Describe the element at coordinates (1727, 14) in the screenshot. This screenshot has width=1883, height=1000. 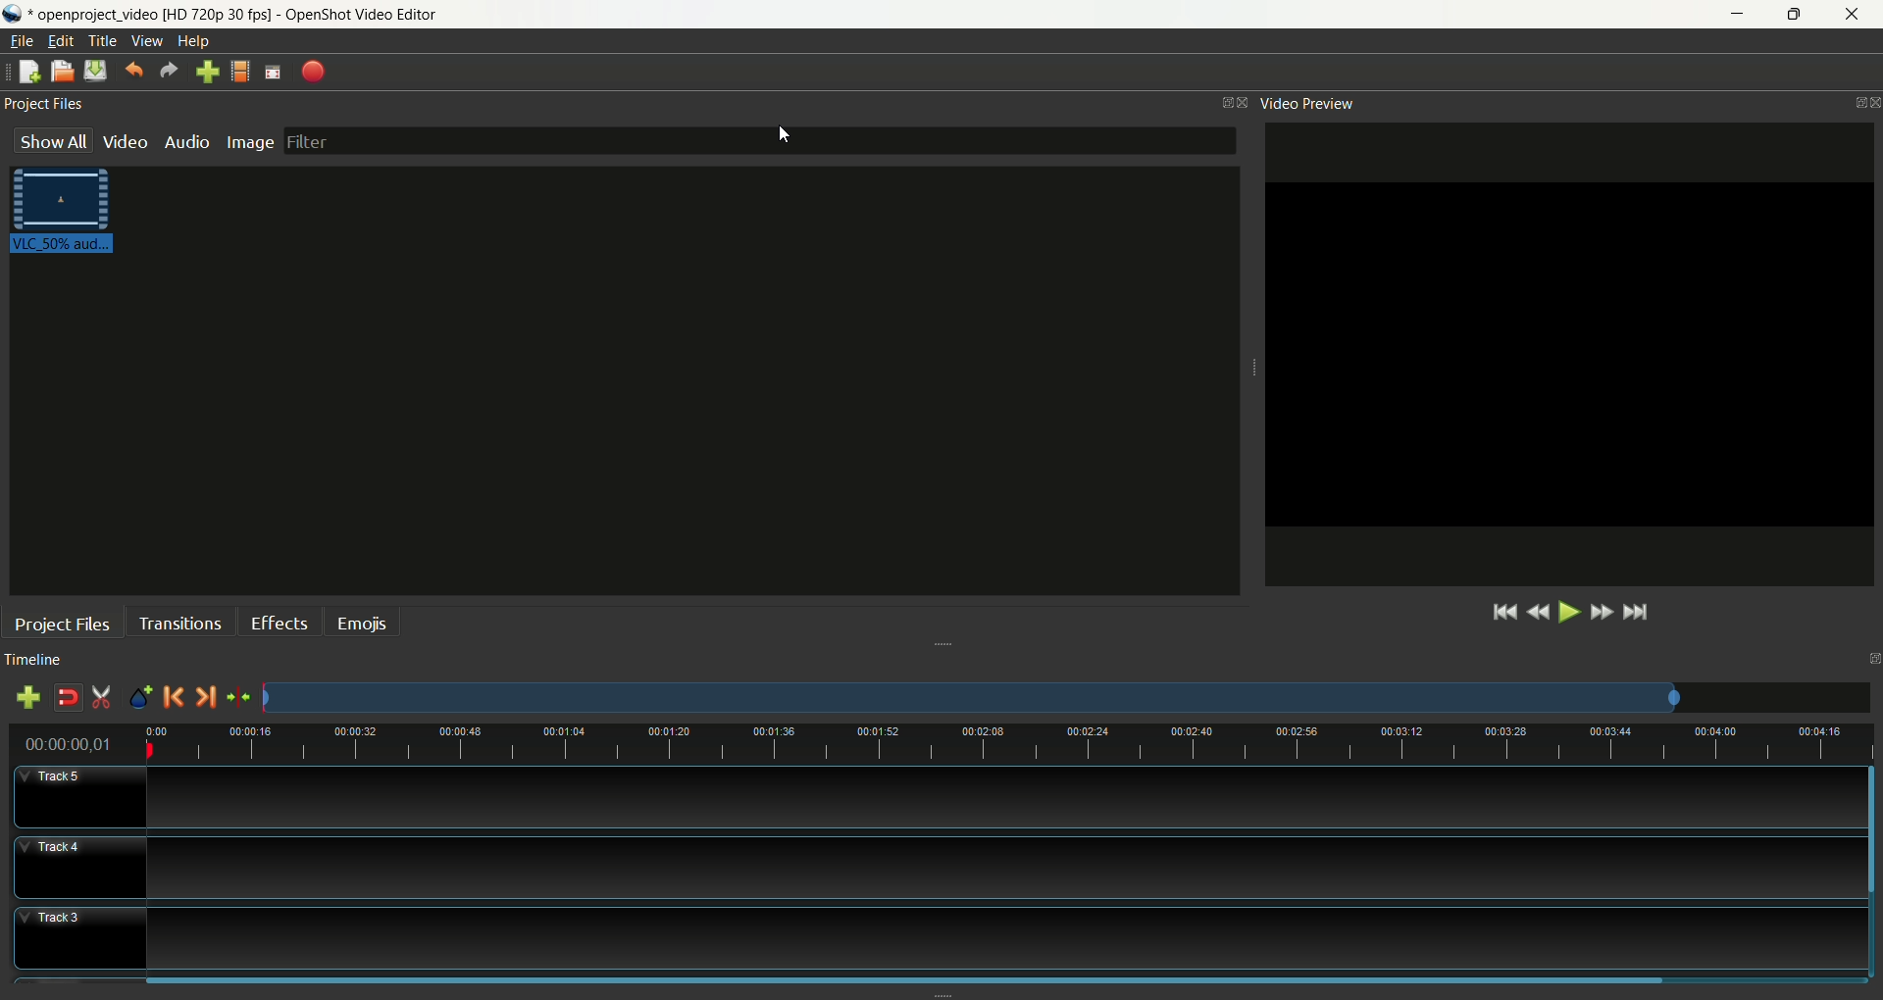
I see `minimize` at that location.